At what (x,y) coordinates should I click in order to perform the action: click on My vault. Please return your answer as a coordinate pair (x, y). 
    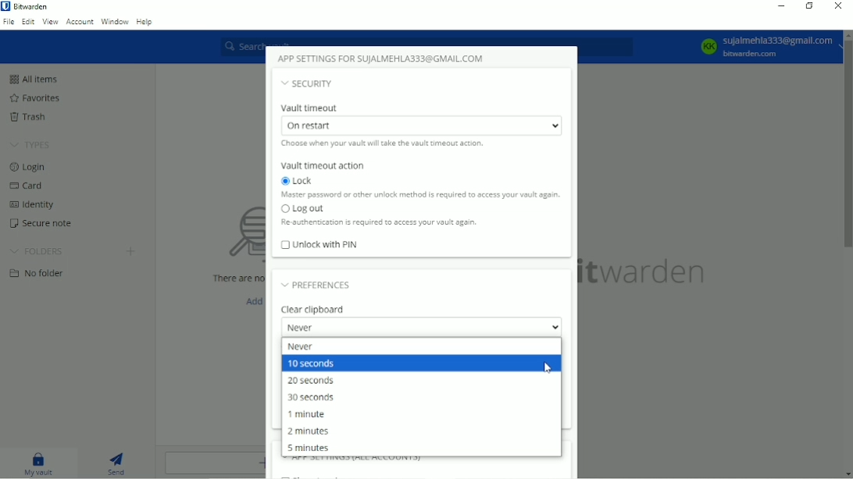
    Looking at the image, I should click on (37, 463).